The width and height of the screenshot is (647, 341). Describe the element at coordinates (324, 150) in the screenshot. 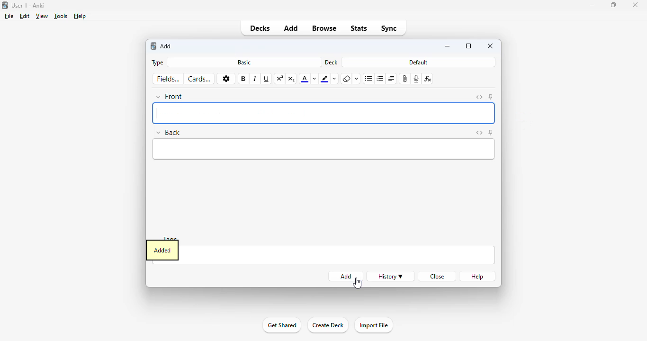

I see `insert back ` at that location.